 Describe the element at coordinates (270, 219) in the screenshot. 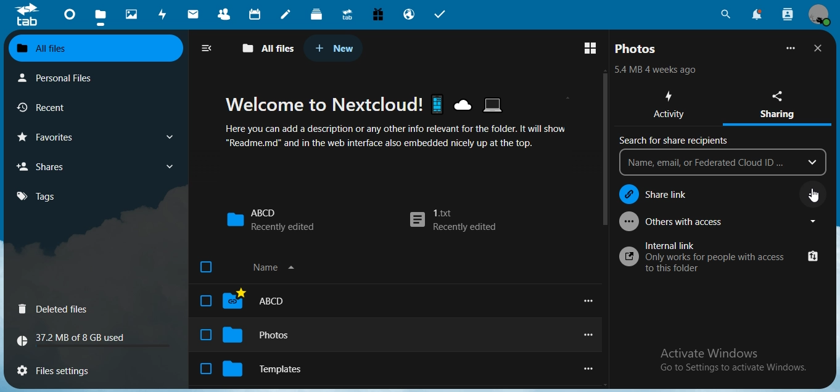

I see `ABCD` at that location.